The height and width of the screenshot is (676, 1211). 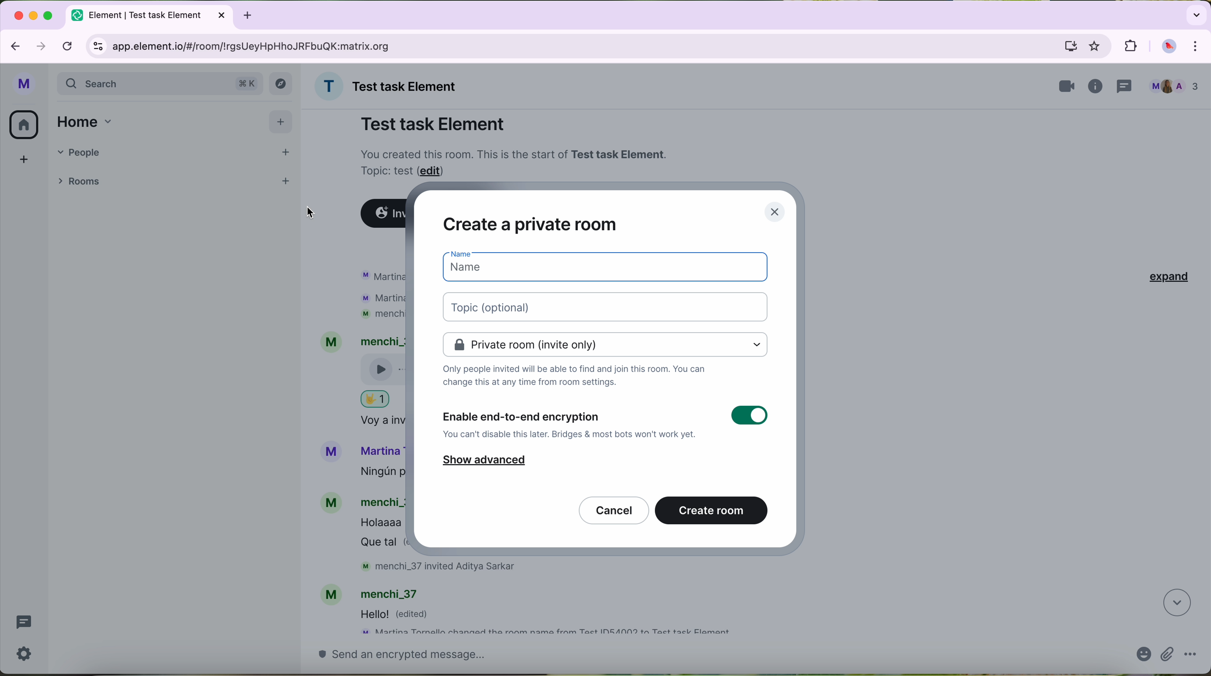 What do you see at coordinates (285, 179) in the screenshot?
I see `add room button` at bounding box center [285, 179].